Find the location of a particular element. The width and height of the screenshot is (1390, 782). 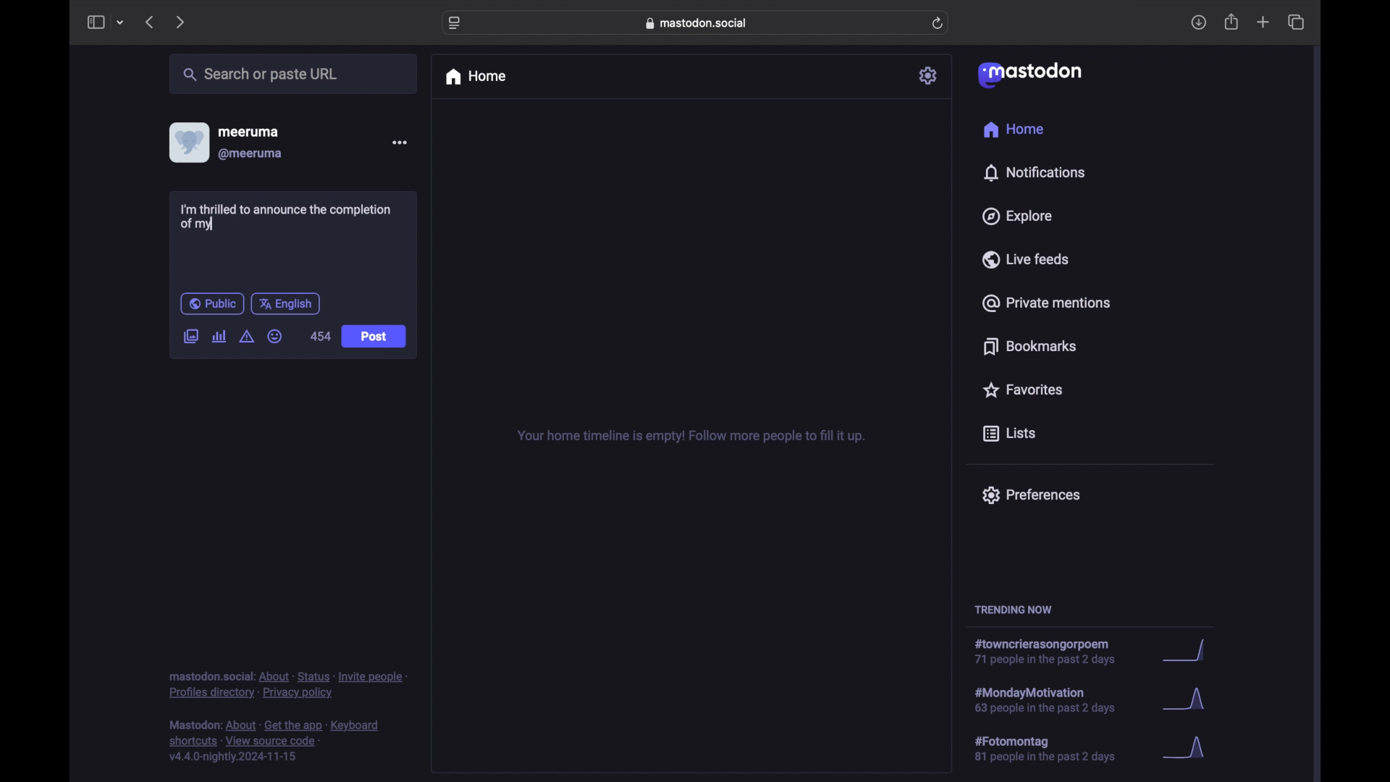

text cursor is located at coordinates (216, 224).